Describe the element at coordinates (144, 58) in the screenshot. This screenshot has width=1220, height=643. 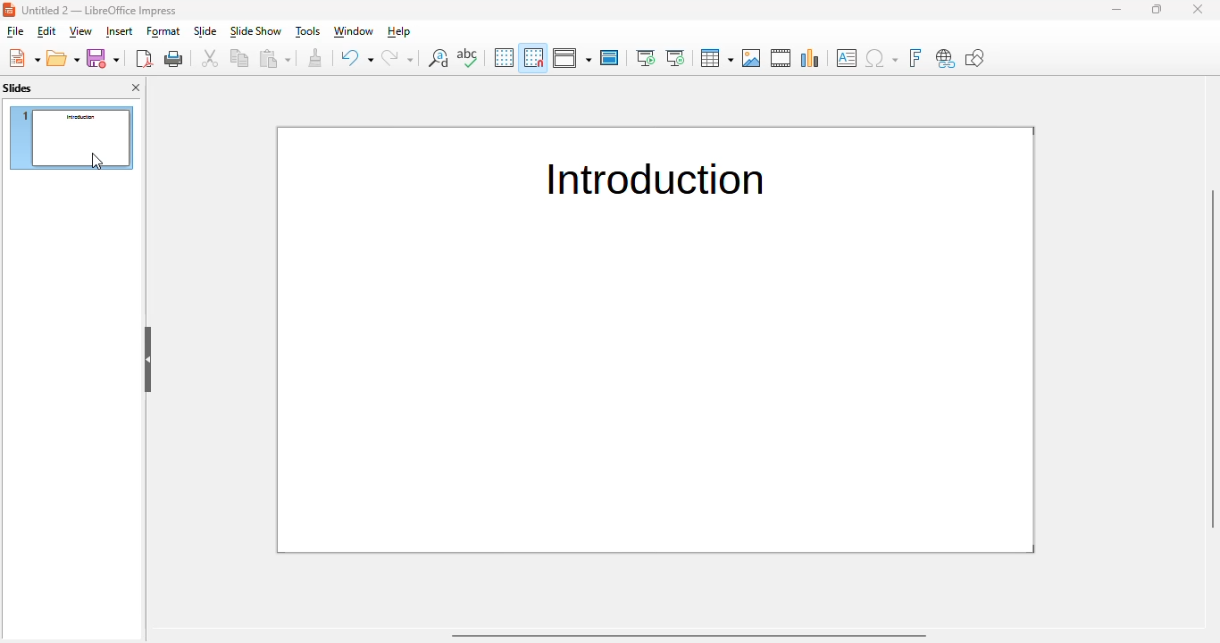
I see `export directly as PDF` at that location.